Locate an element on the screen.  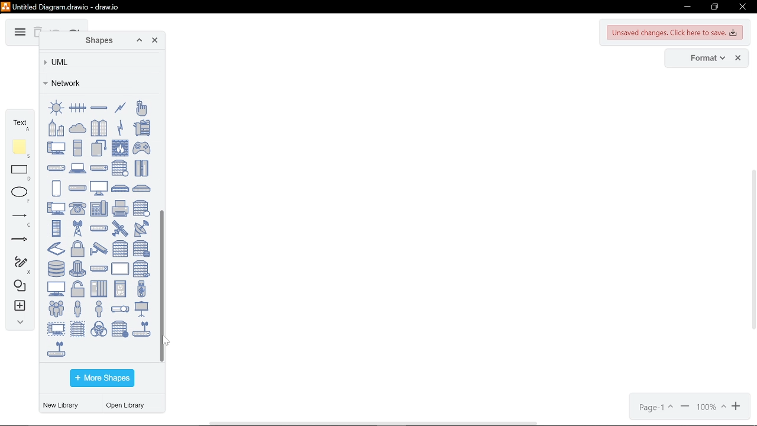
lines is located at coordinates (20, 220).